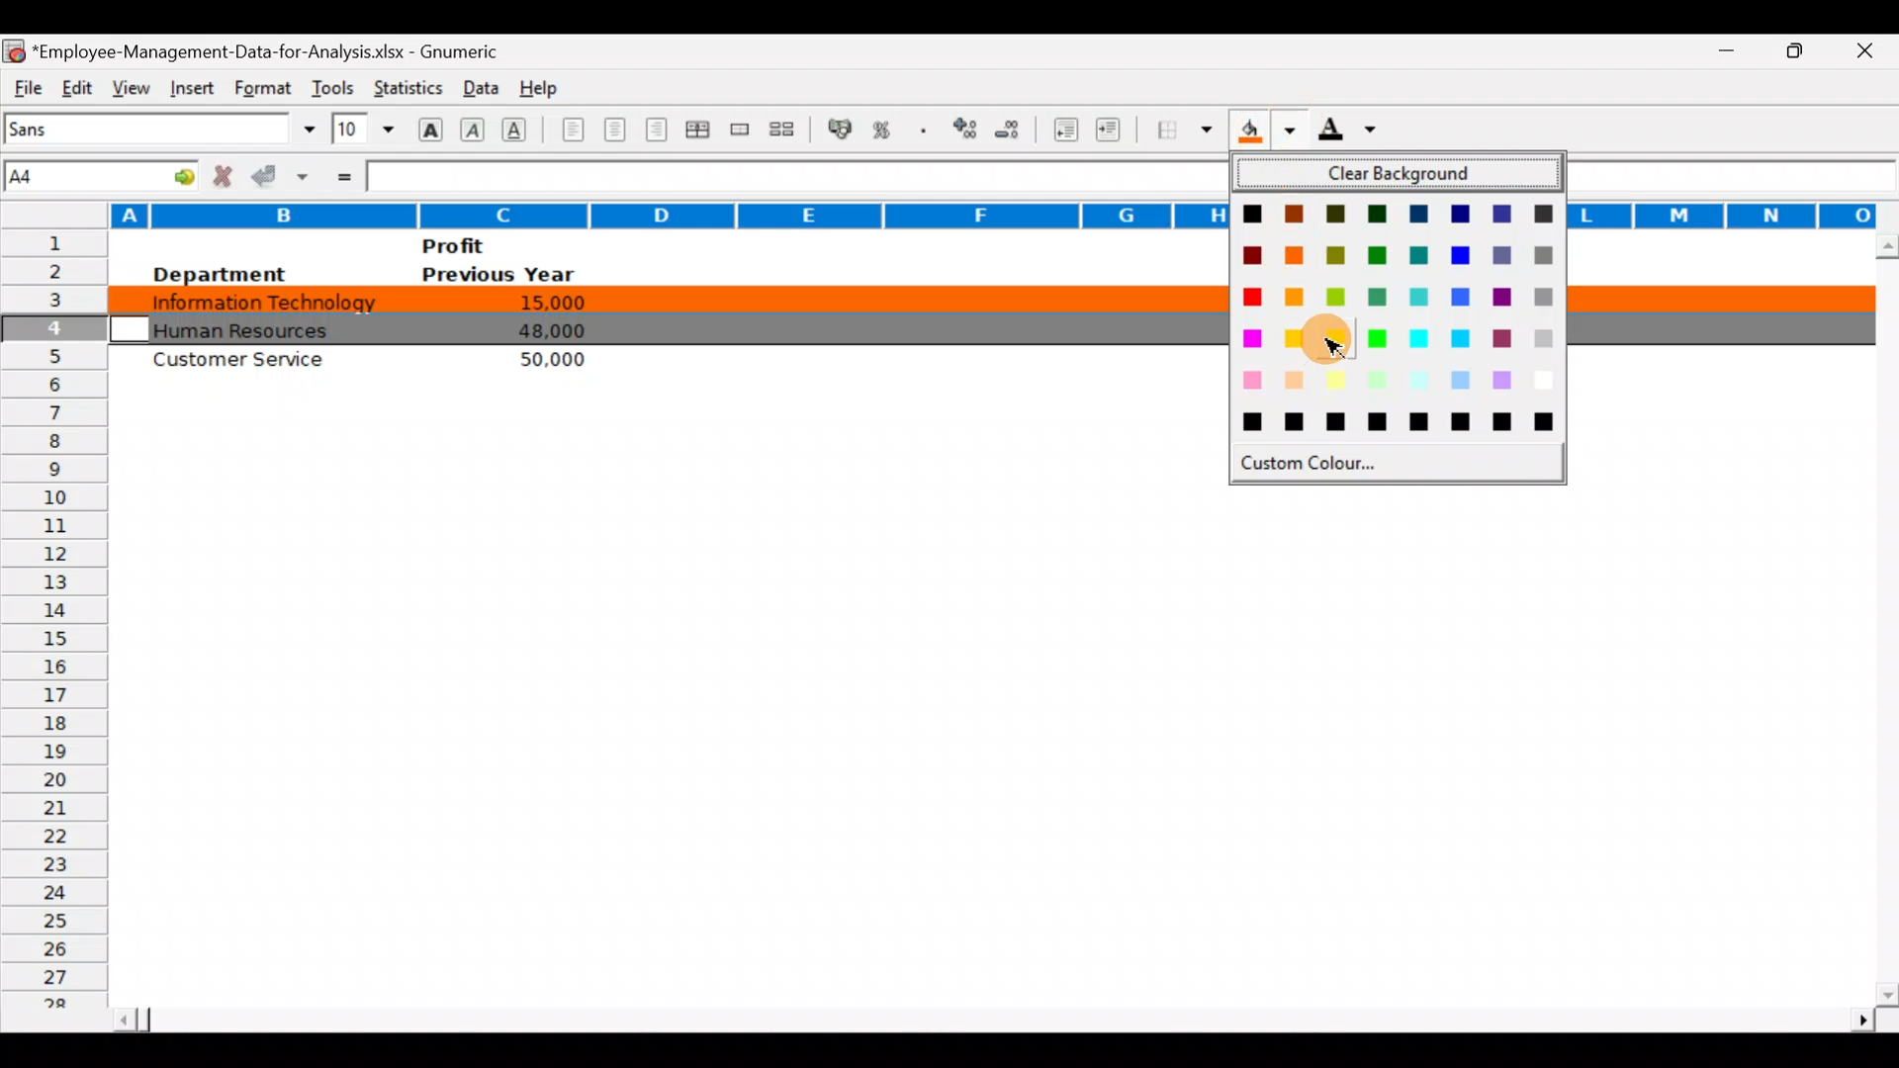  Describe the element at coordinates (1354, 135) in the screenshot. I see `Foreground` at that location.